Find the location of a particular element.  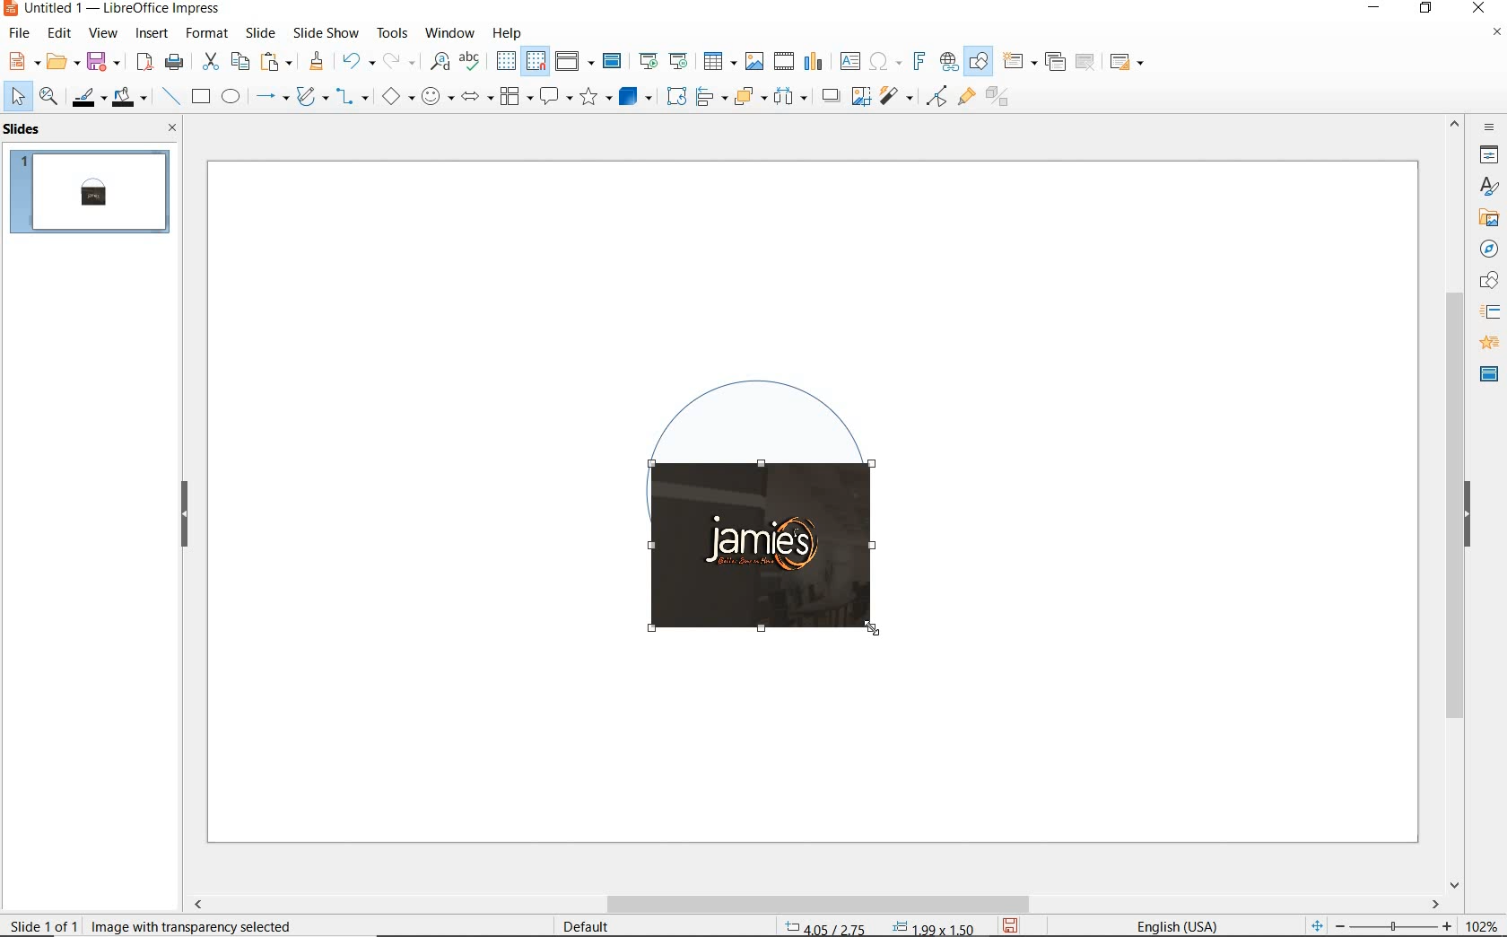

block arrows is located at coordinates (474, 98).